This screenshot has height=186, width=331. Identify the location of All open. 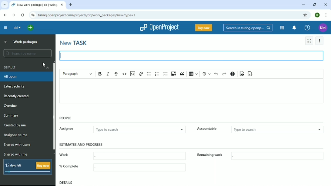
(12, 77).